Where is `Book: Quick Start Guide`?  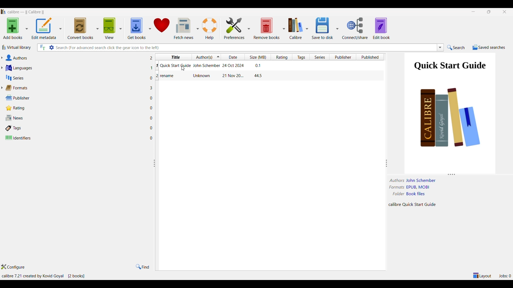 Book: Quick Start Guide is located at coordinates (210, 66).